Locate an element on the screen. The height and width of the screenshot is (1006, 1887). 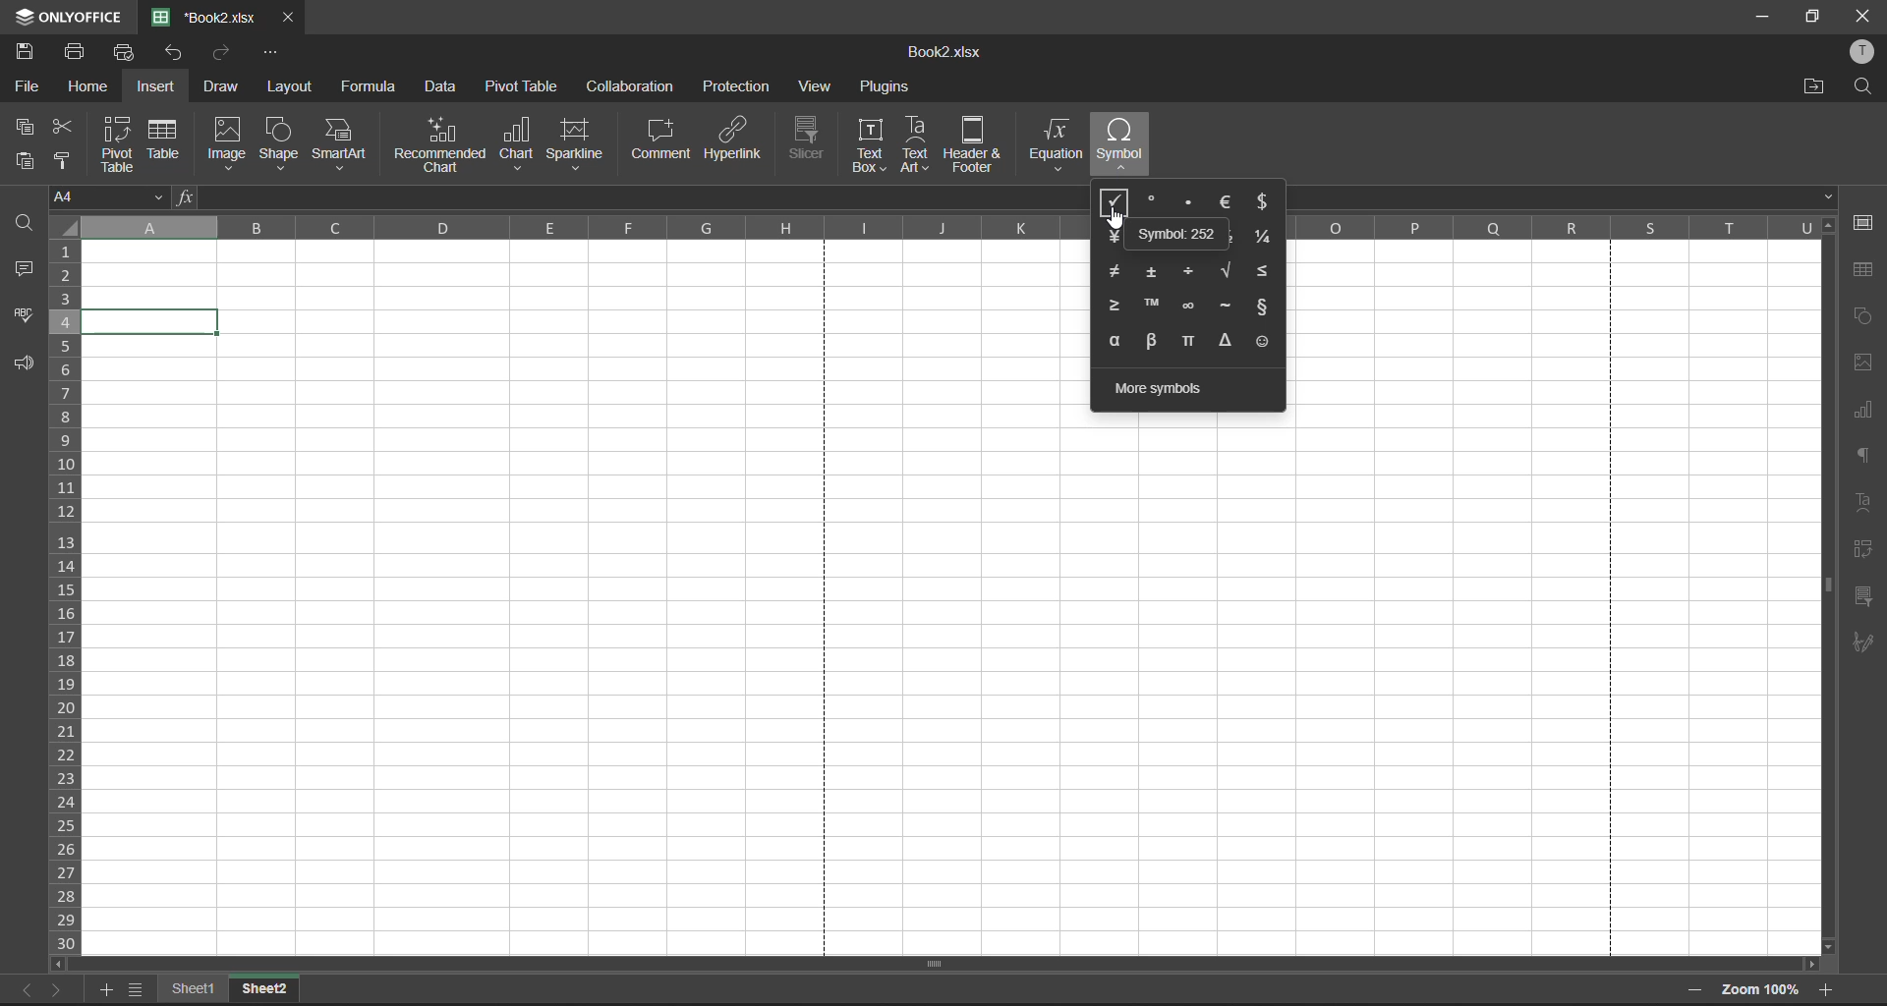
table is located at coordinates (1867, 271).